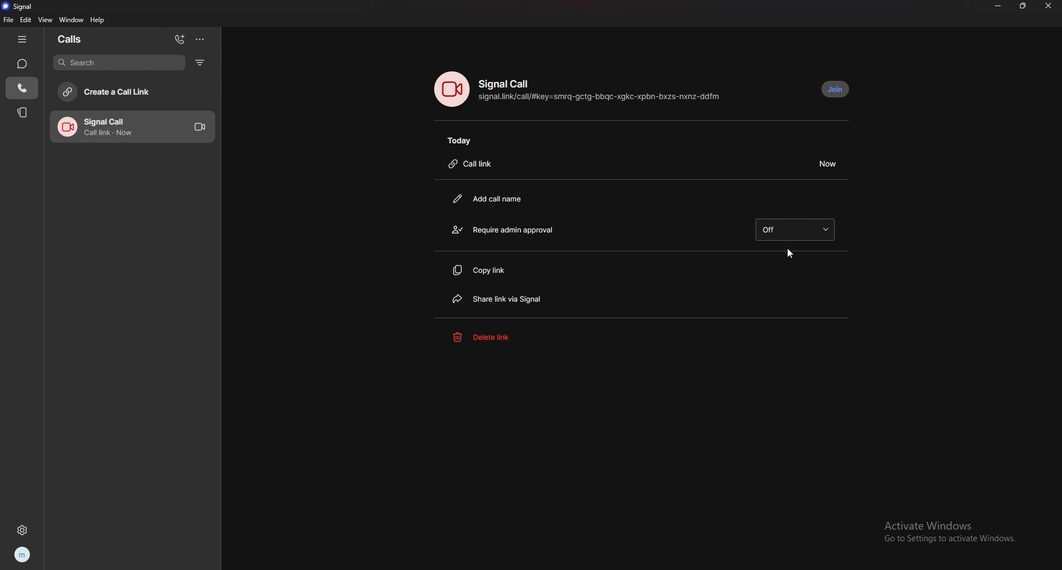 The width and height of the screenshot is (1062, 570). What do you see at coordinates (131, 92) in the screenshot?
I see `create a call link` at bounding box center [131, 92].